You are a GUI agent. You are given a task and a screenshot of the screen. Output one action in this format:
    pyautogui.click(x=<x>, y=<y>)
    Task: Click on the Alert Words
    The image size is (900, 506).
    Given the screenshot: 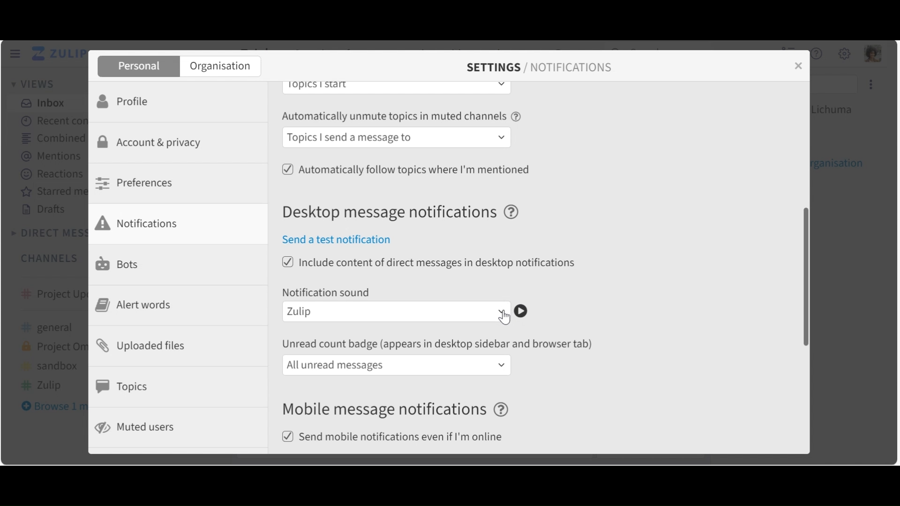 What is the action you would take?
    pyautogui.click(x=137, y=305)
    